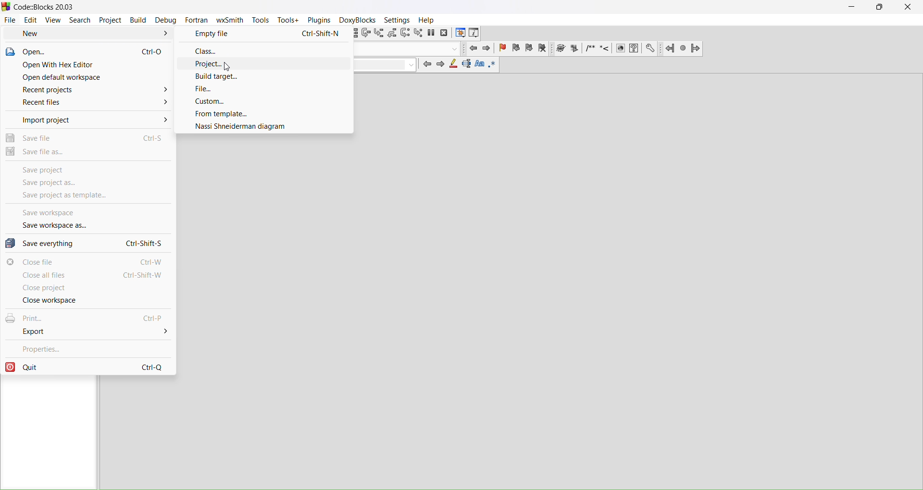 This screenshot has width=923, height=490. Describe the element at coordinates (479, 66) in the screenshot. I see `match case` at that location.